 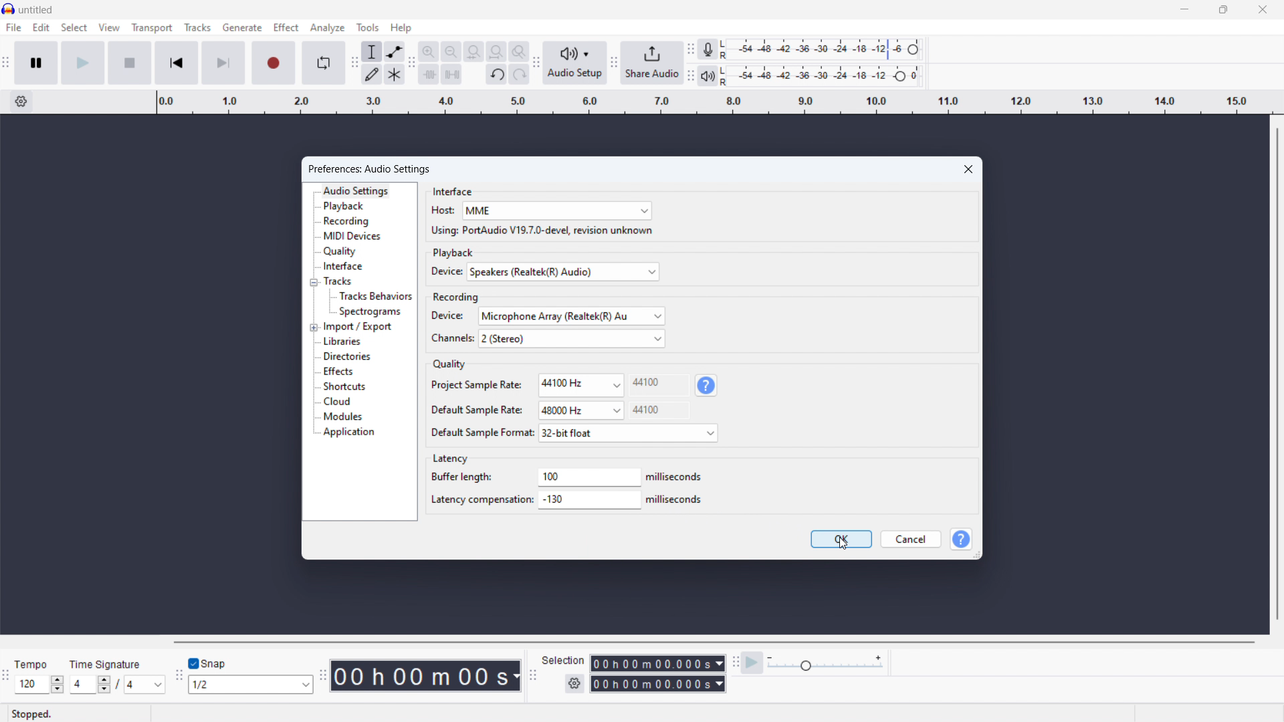 I want to click on tracks, so click(x=339, y=281).